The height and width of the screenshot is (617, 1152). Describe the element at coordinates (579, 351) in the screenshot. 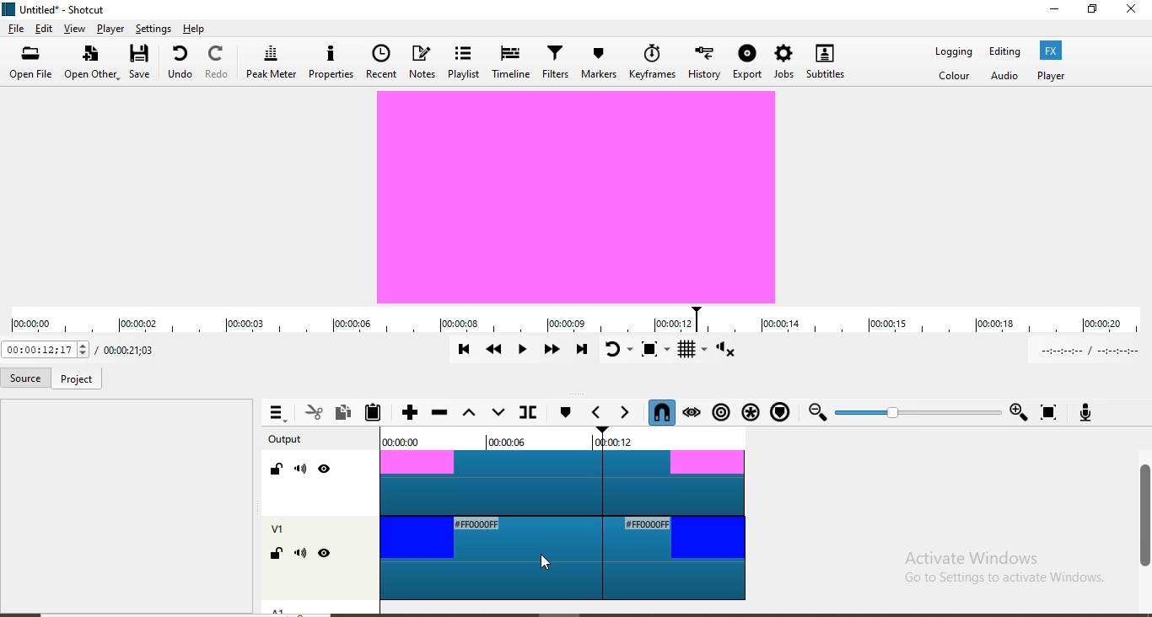

I see `Skip to the next point ` at that location.